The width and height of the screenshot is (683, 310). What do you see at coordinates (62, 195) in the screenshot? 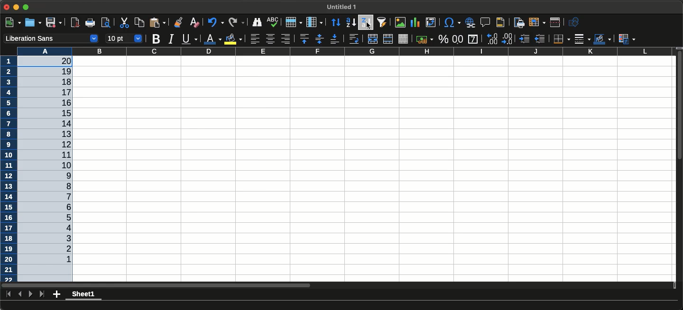
I see `14` at bounding box center [62, 195].